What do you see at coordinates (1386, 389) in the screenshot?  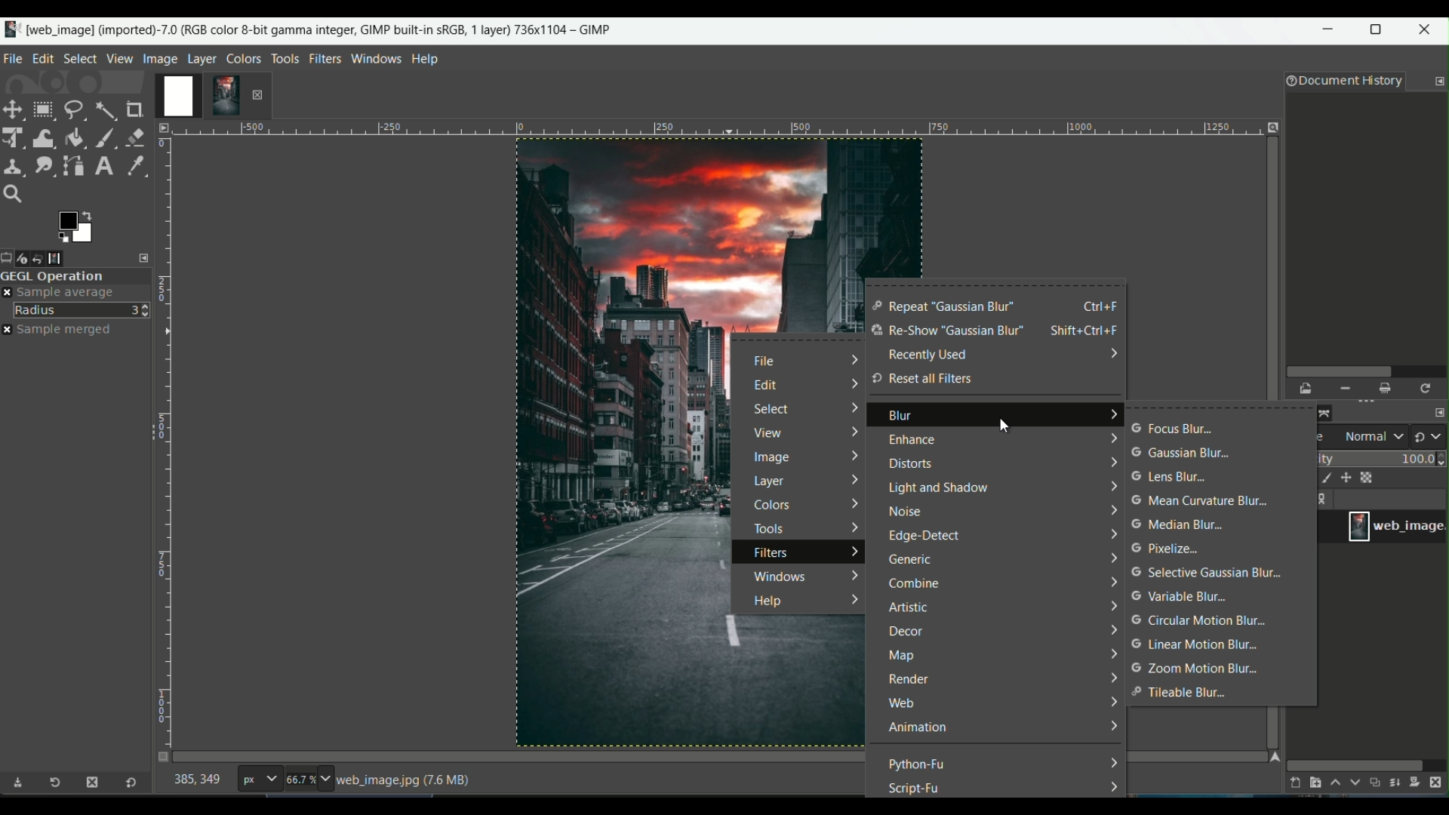 I see `clear the entire document history` at bounding box center [1386, 389].